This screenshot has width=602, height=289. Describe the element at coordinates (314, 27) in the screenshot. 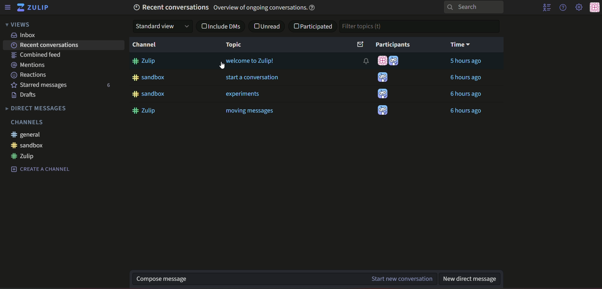

I see `participated` at that location.